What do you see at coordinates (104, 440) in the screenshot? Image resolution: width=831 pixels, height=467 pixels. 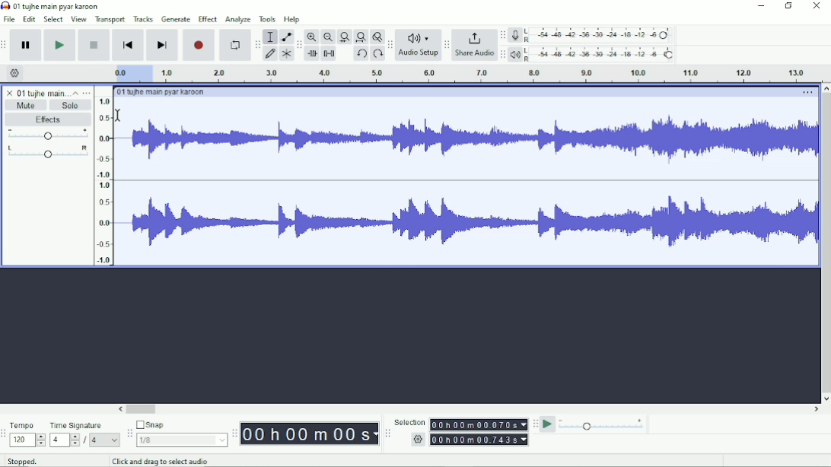 I see `4` at bounding box center [104, 440].